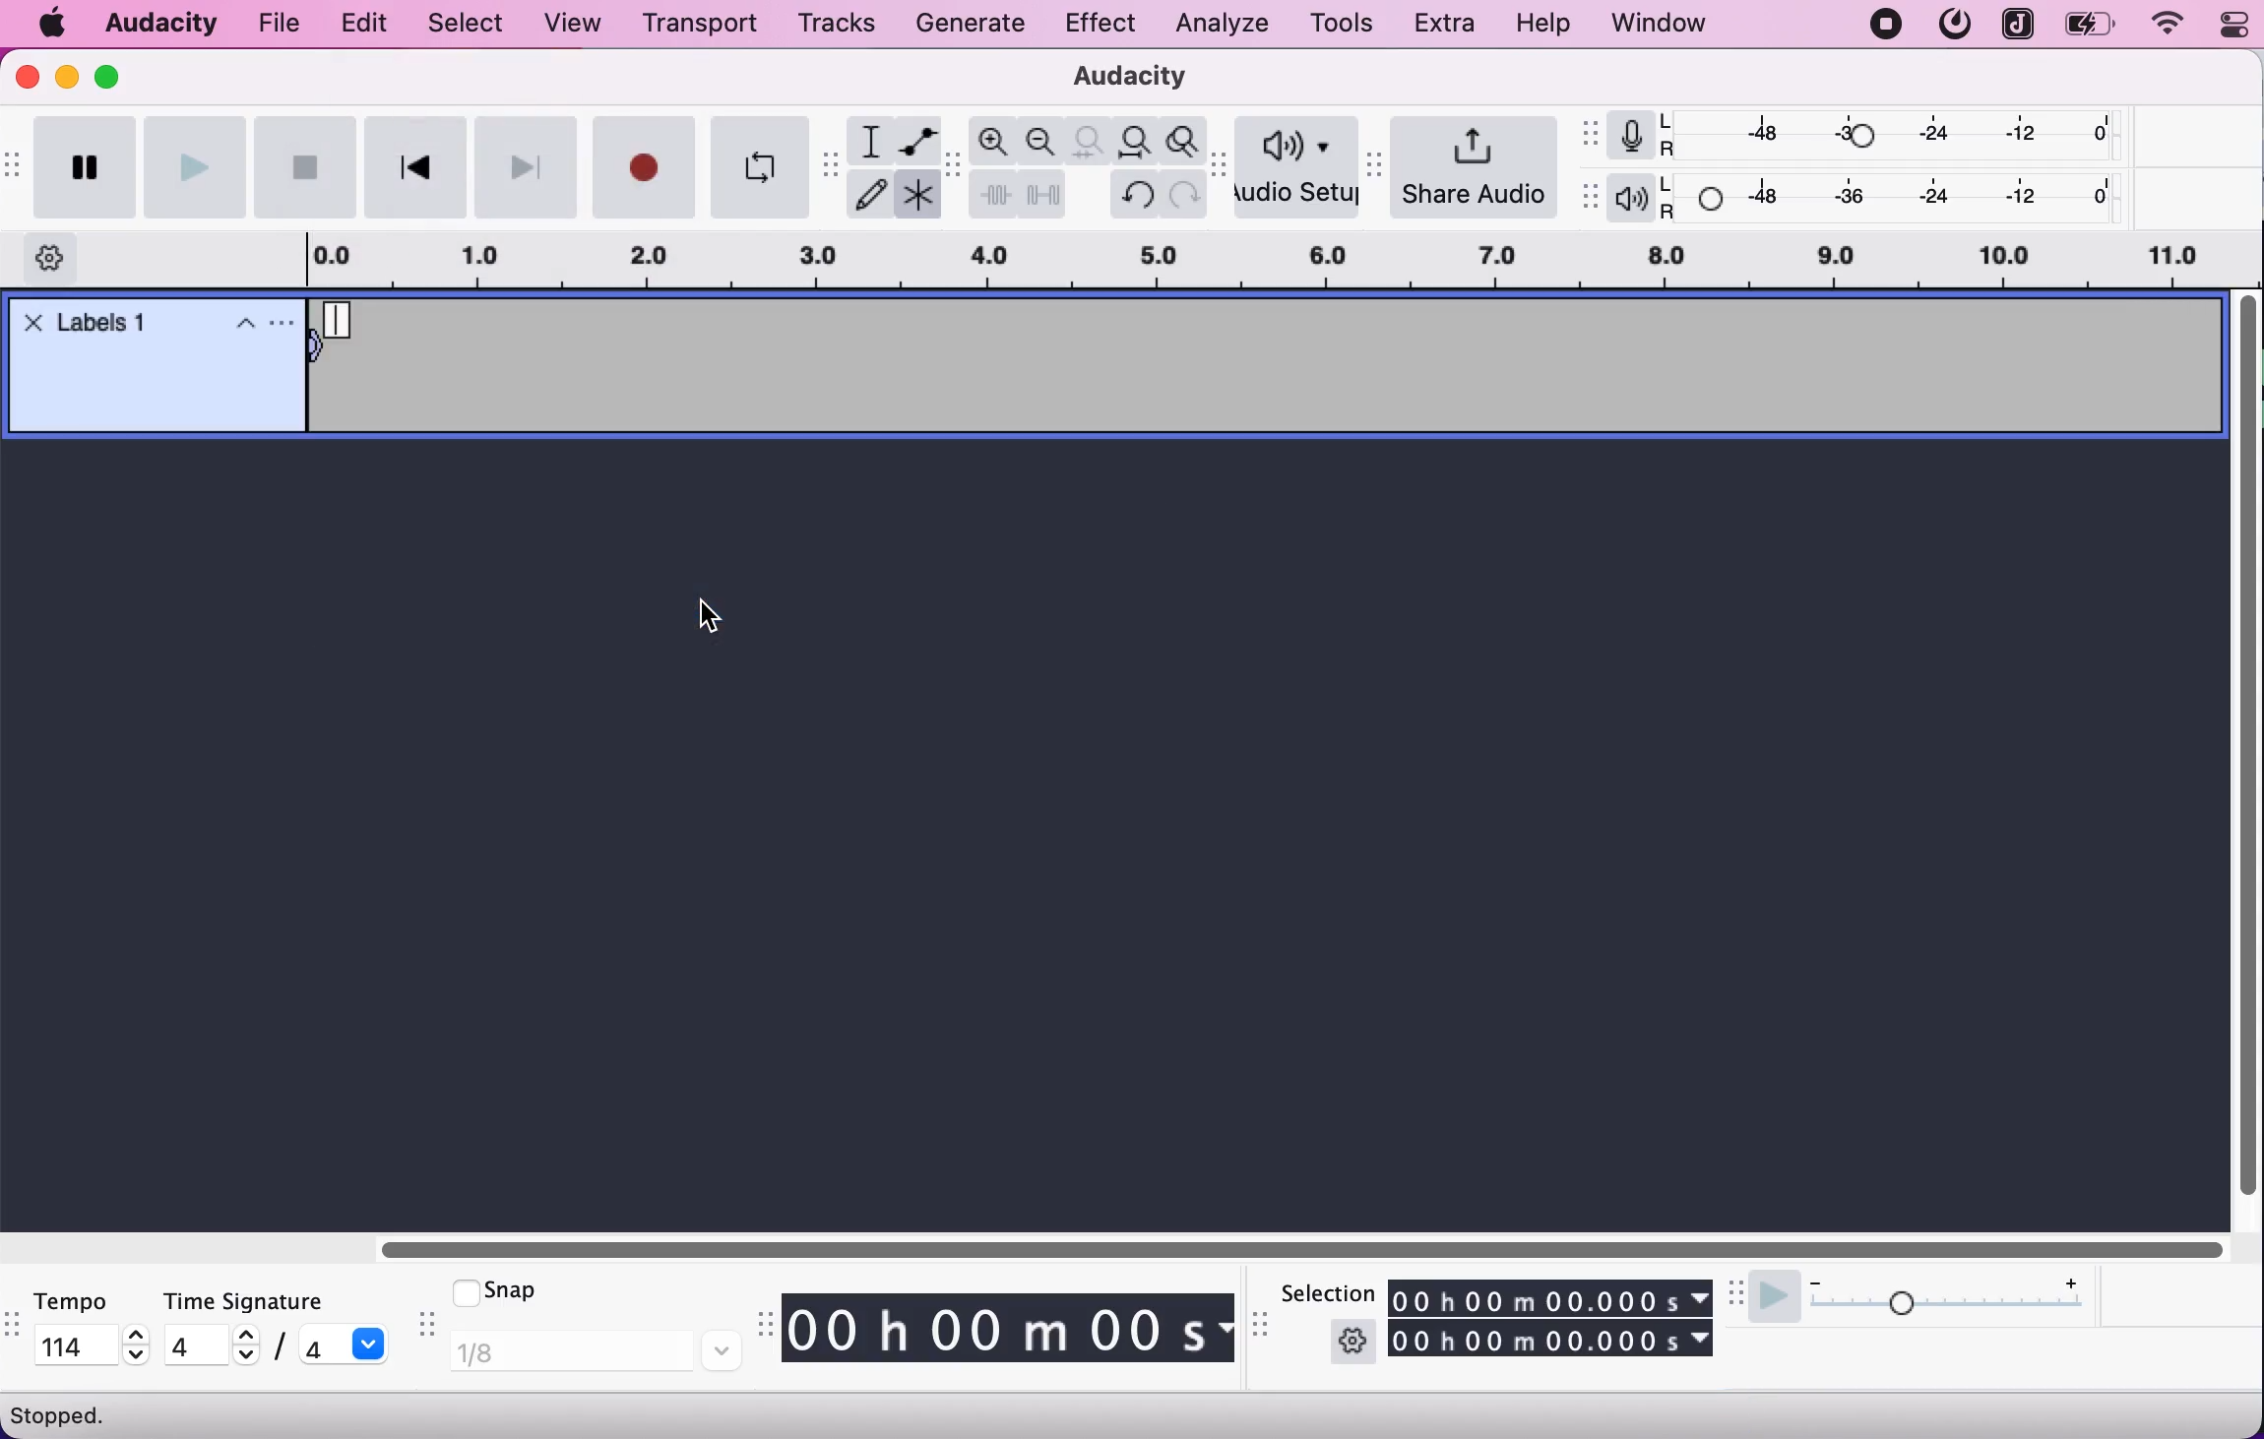 The image size is (2264, 1439). I want to click on playback level, so click(1896, 198).